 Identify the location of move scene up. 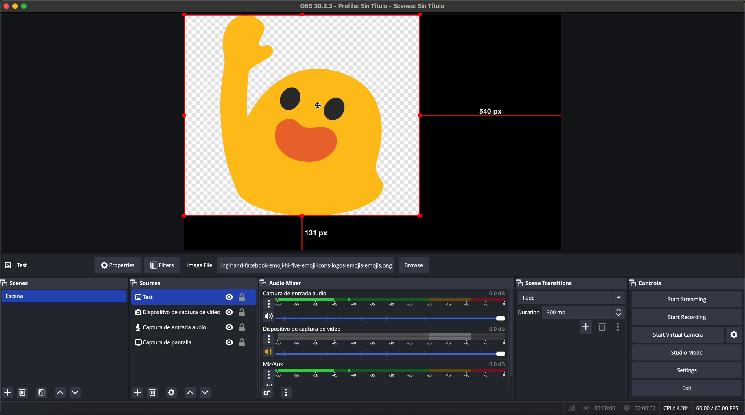
(60, 393).